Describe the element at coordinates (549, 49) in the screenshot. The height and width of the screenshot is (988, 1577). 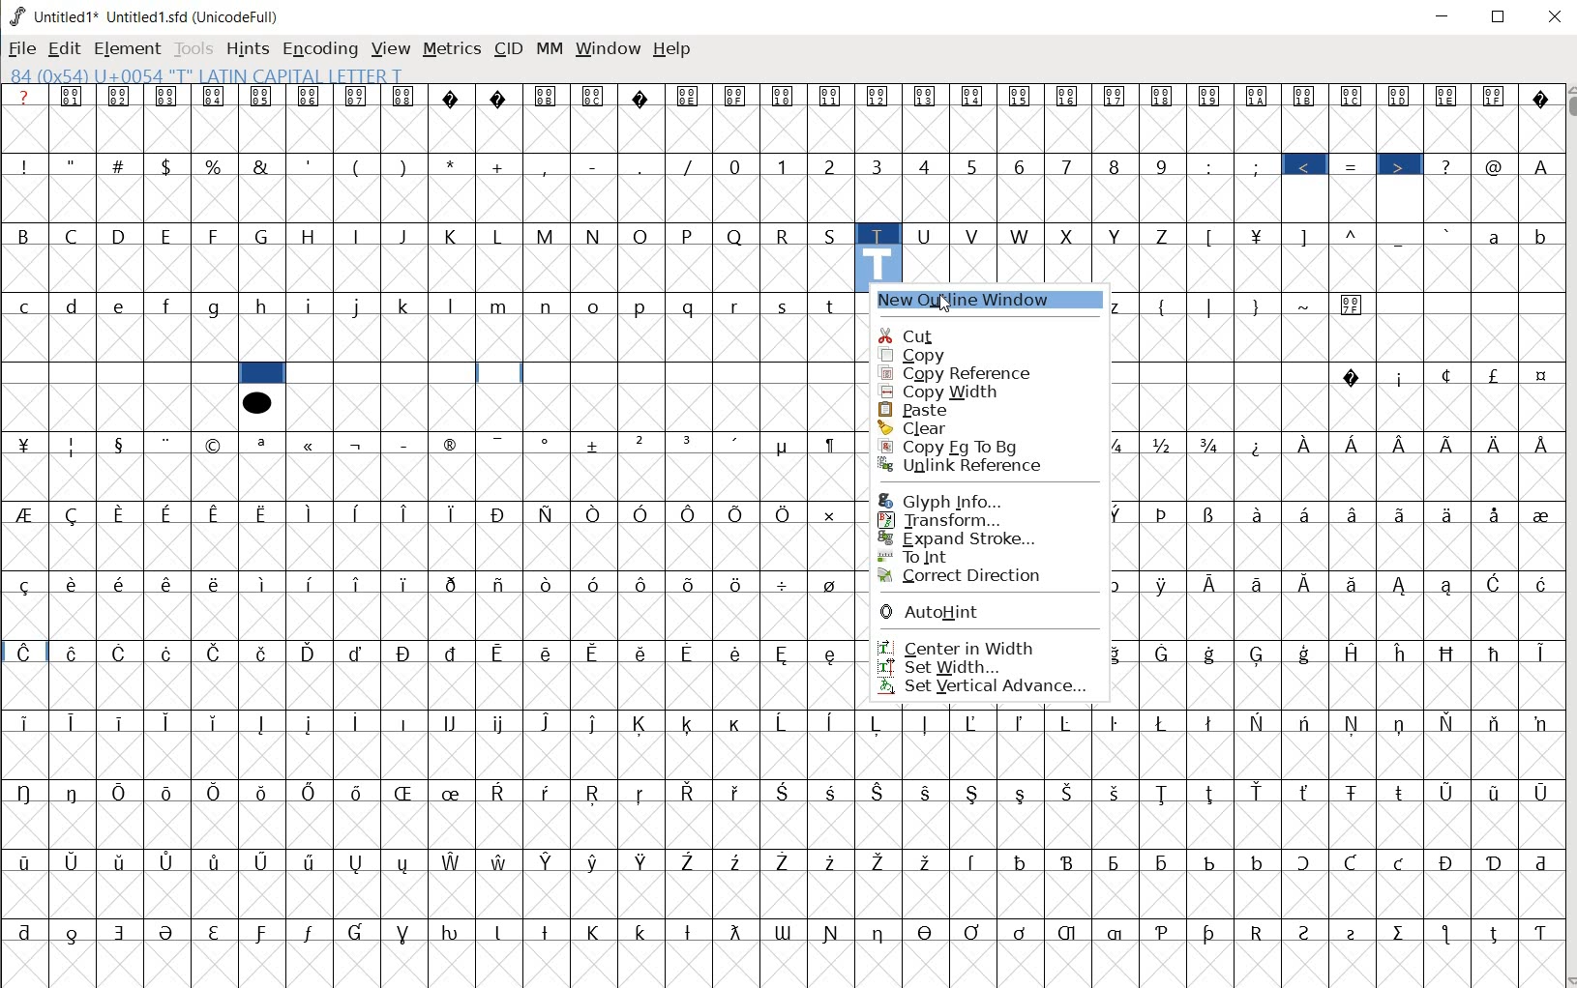
I see `mm` at that location.